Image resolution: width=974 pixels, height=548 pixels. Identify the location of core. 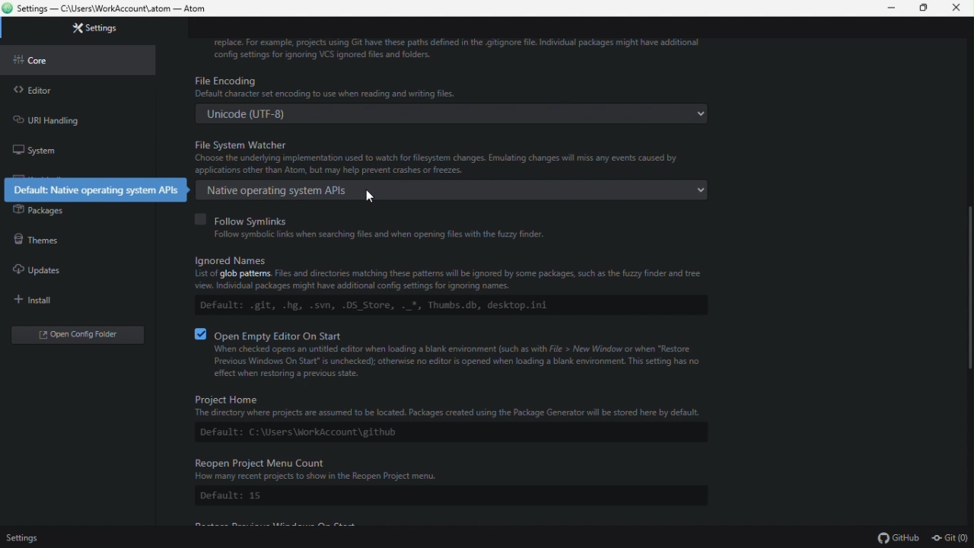
(33, 61).